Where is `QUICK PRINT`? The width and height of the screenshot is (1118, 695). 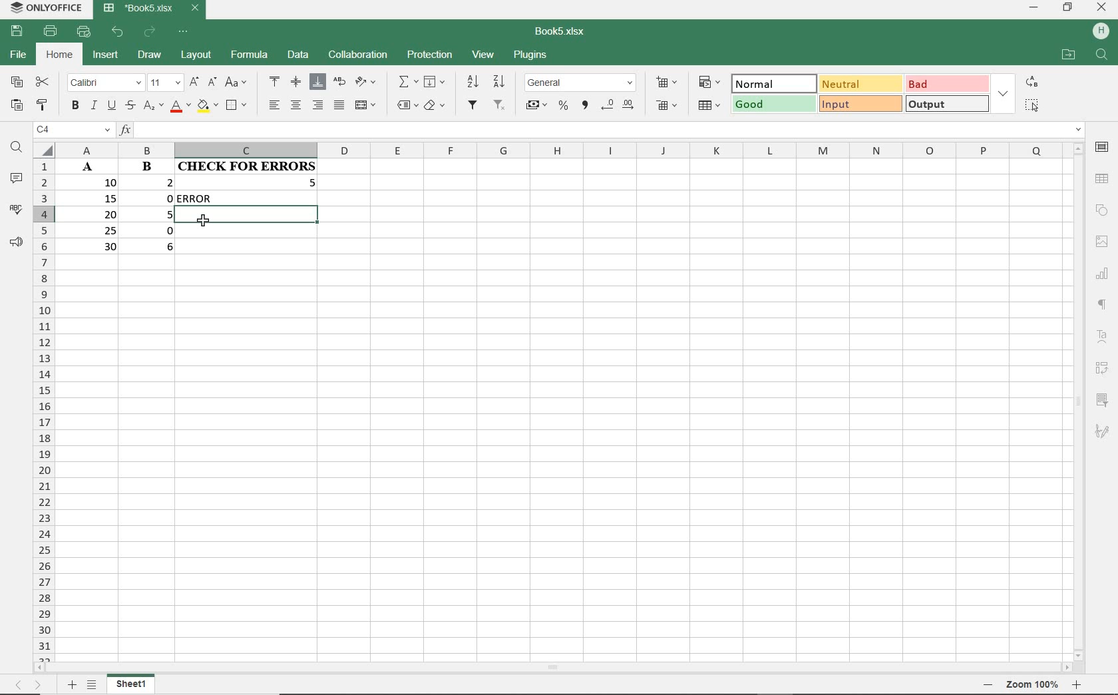 QUICK PRINT is located at coordinates (83, 32).